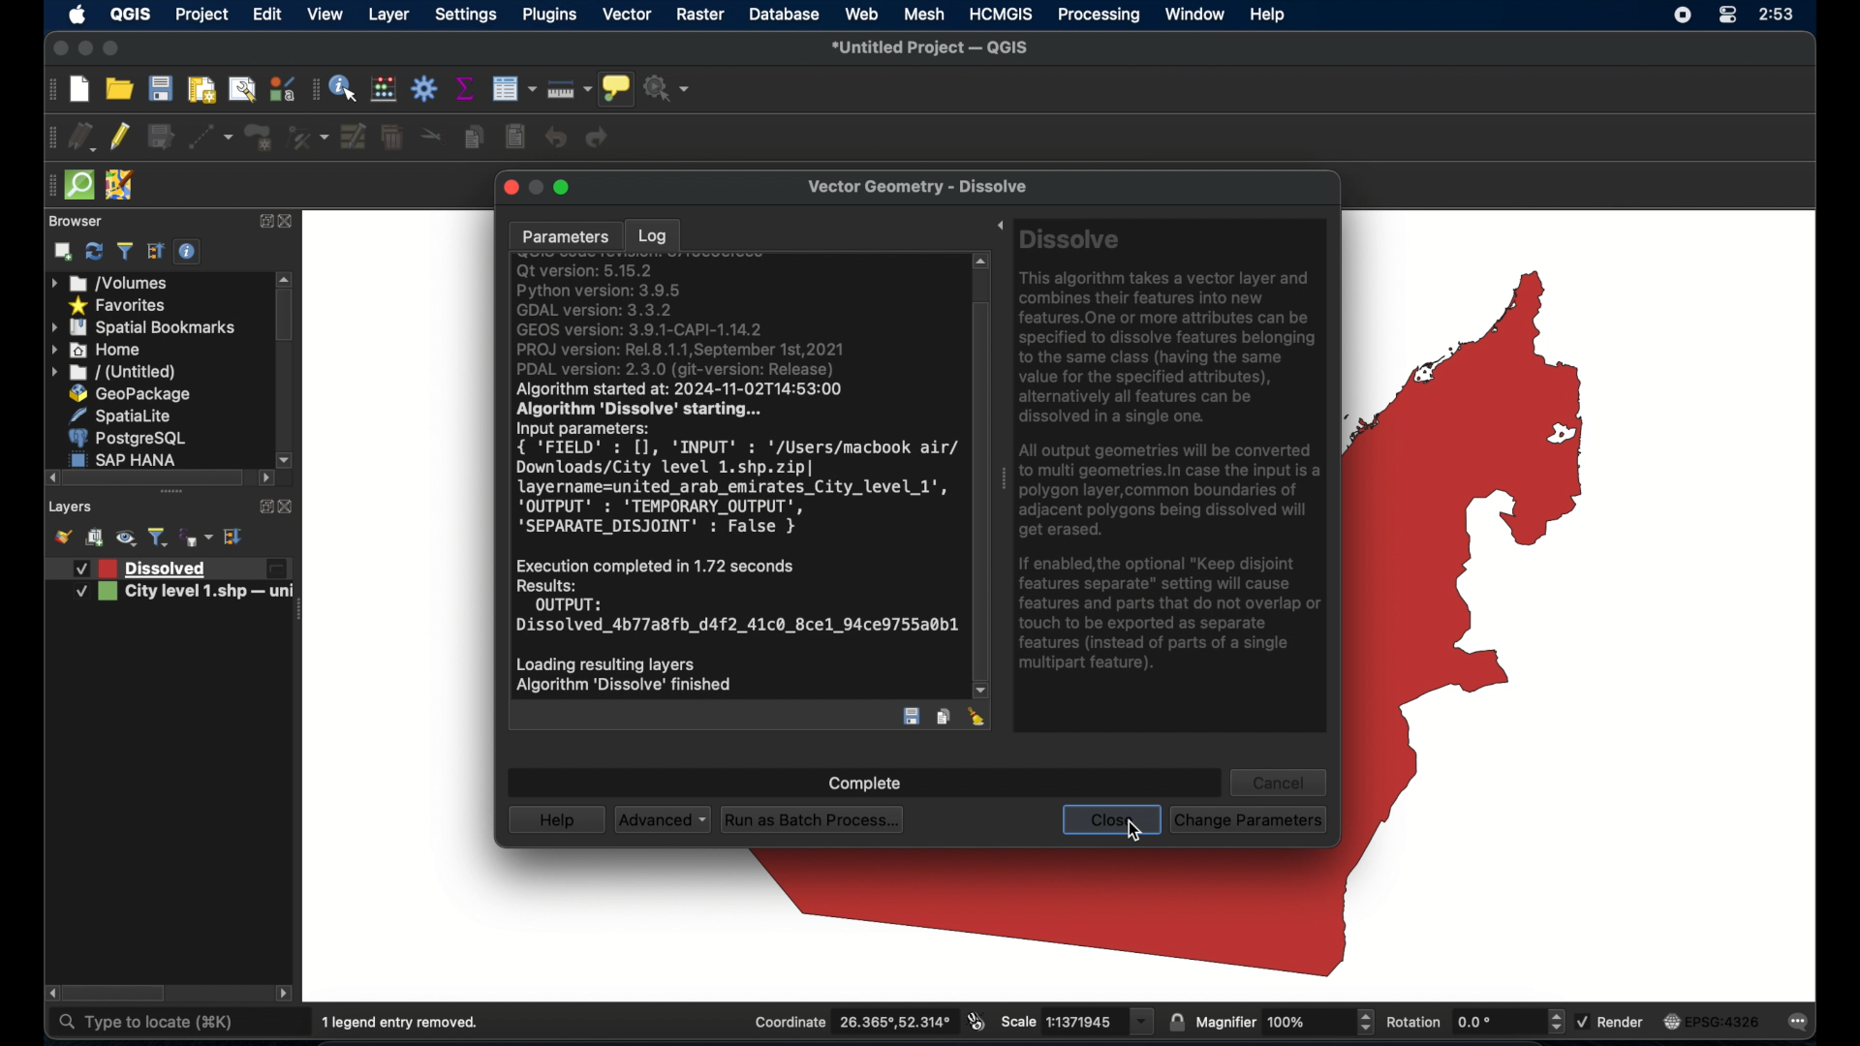 Image resolution: width=1860 pixels, height=1046 pixels. What do you see at coordinates (852, 1022) in the screenshot?
I see `coordinate` at bounding box center [852, 1022].